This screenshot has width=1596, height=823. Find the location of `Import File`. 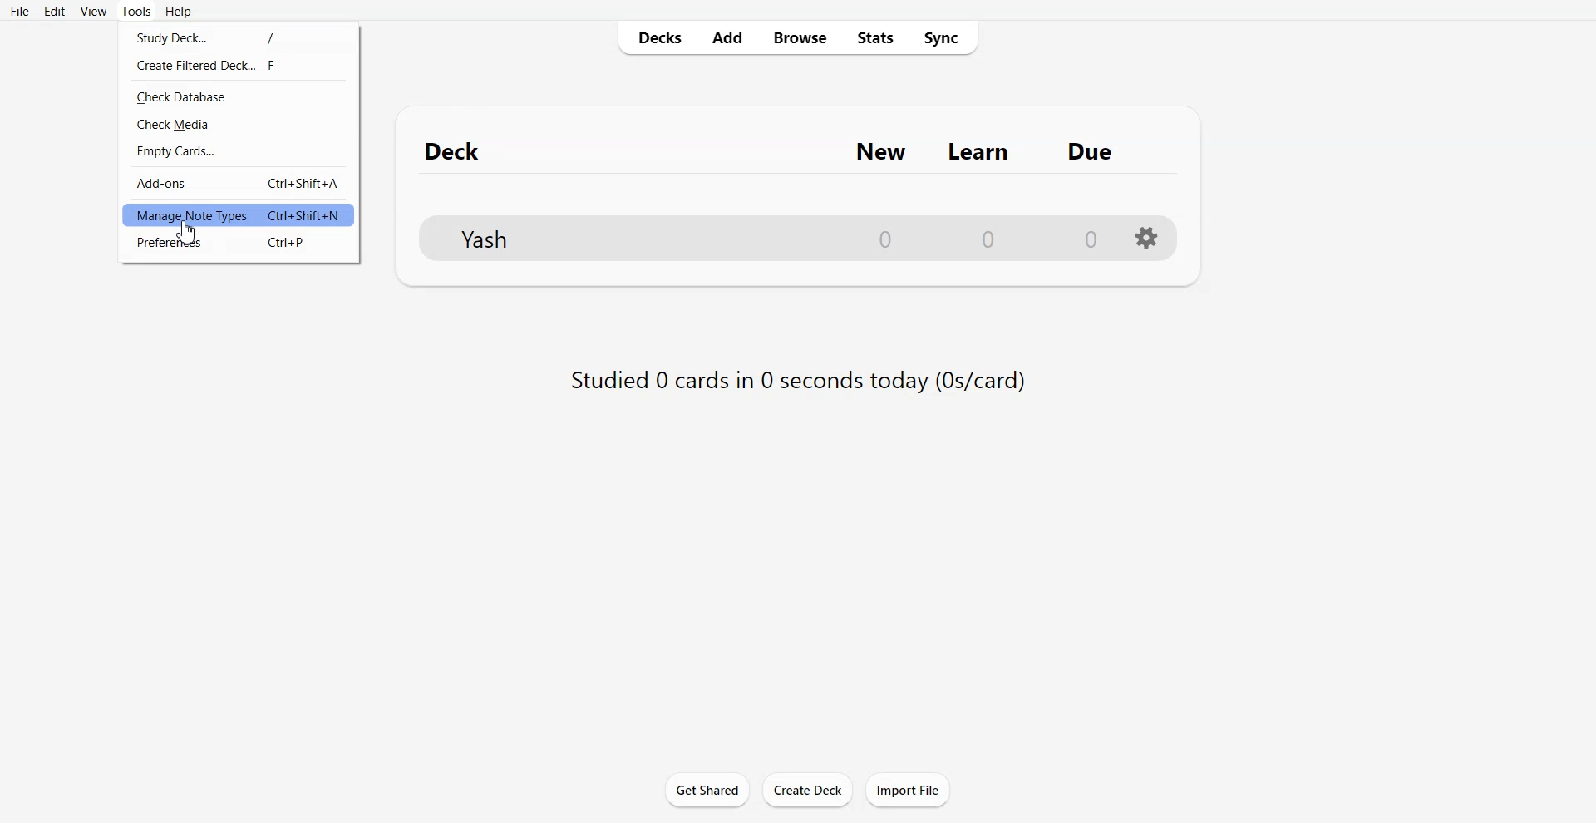

Import File is located at coordinates (909, 790).